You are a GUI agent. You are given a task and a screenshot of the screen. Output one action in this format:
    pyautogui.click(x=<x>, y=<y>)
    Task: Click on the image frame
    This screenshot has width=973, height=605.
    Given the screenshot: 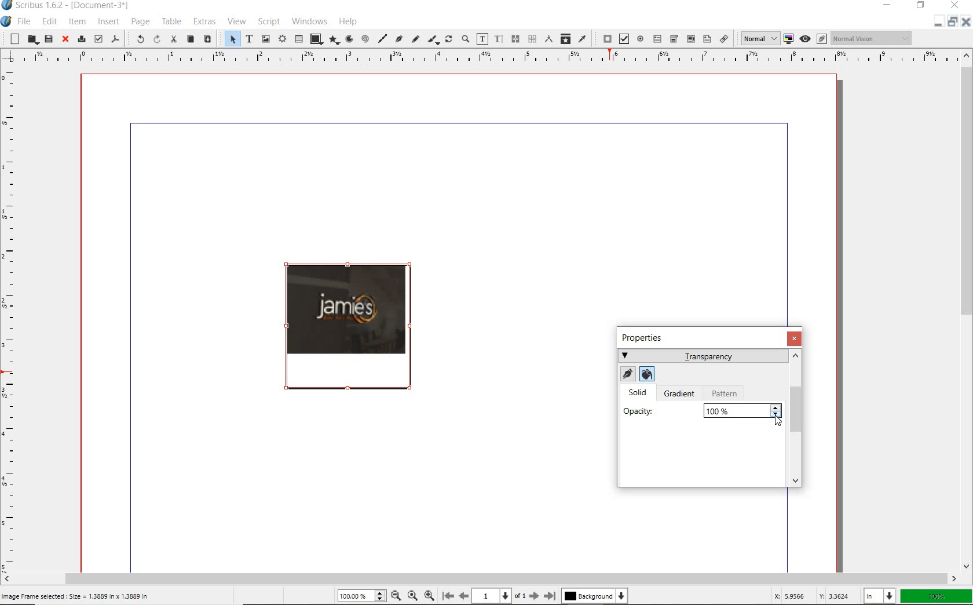 What is the action you would take?
    pyautogui.click(x=265, y=39)
    